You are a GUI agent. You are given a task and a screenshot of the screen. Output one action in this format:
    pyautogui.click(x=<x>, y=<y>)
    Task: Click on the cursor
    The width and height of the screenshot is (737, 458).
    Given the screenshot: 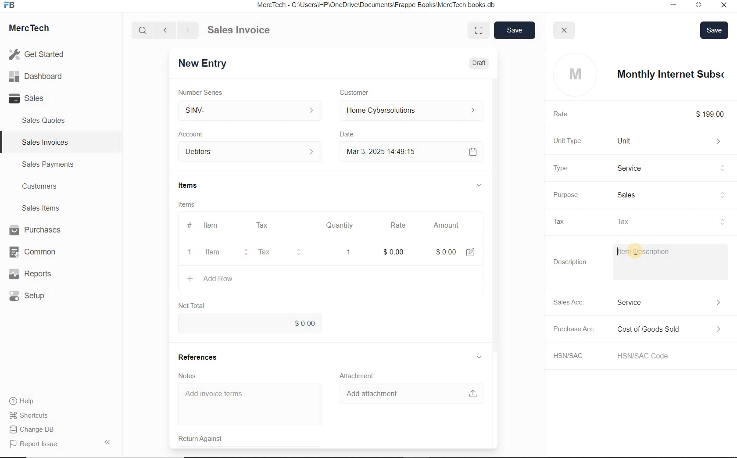 What is the action you would take?
    pyautogui.click(x=637, y=250)
    